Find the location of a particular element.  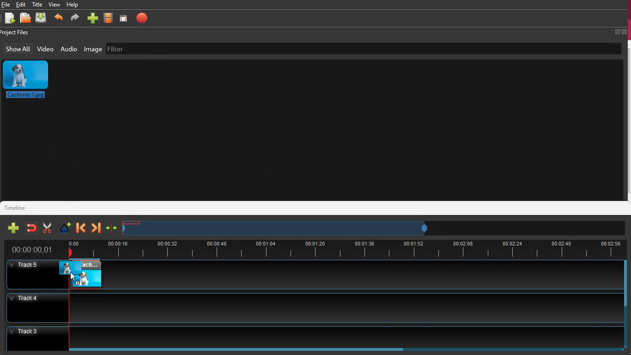

scroll bar is located at coordinates (624, 284).